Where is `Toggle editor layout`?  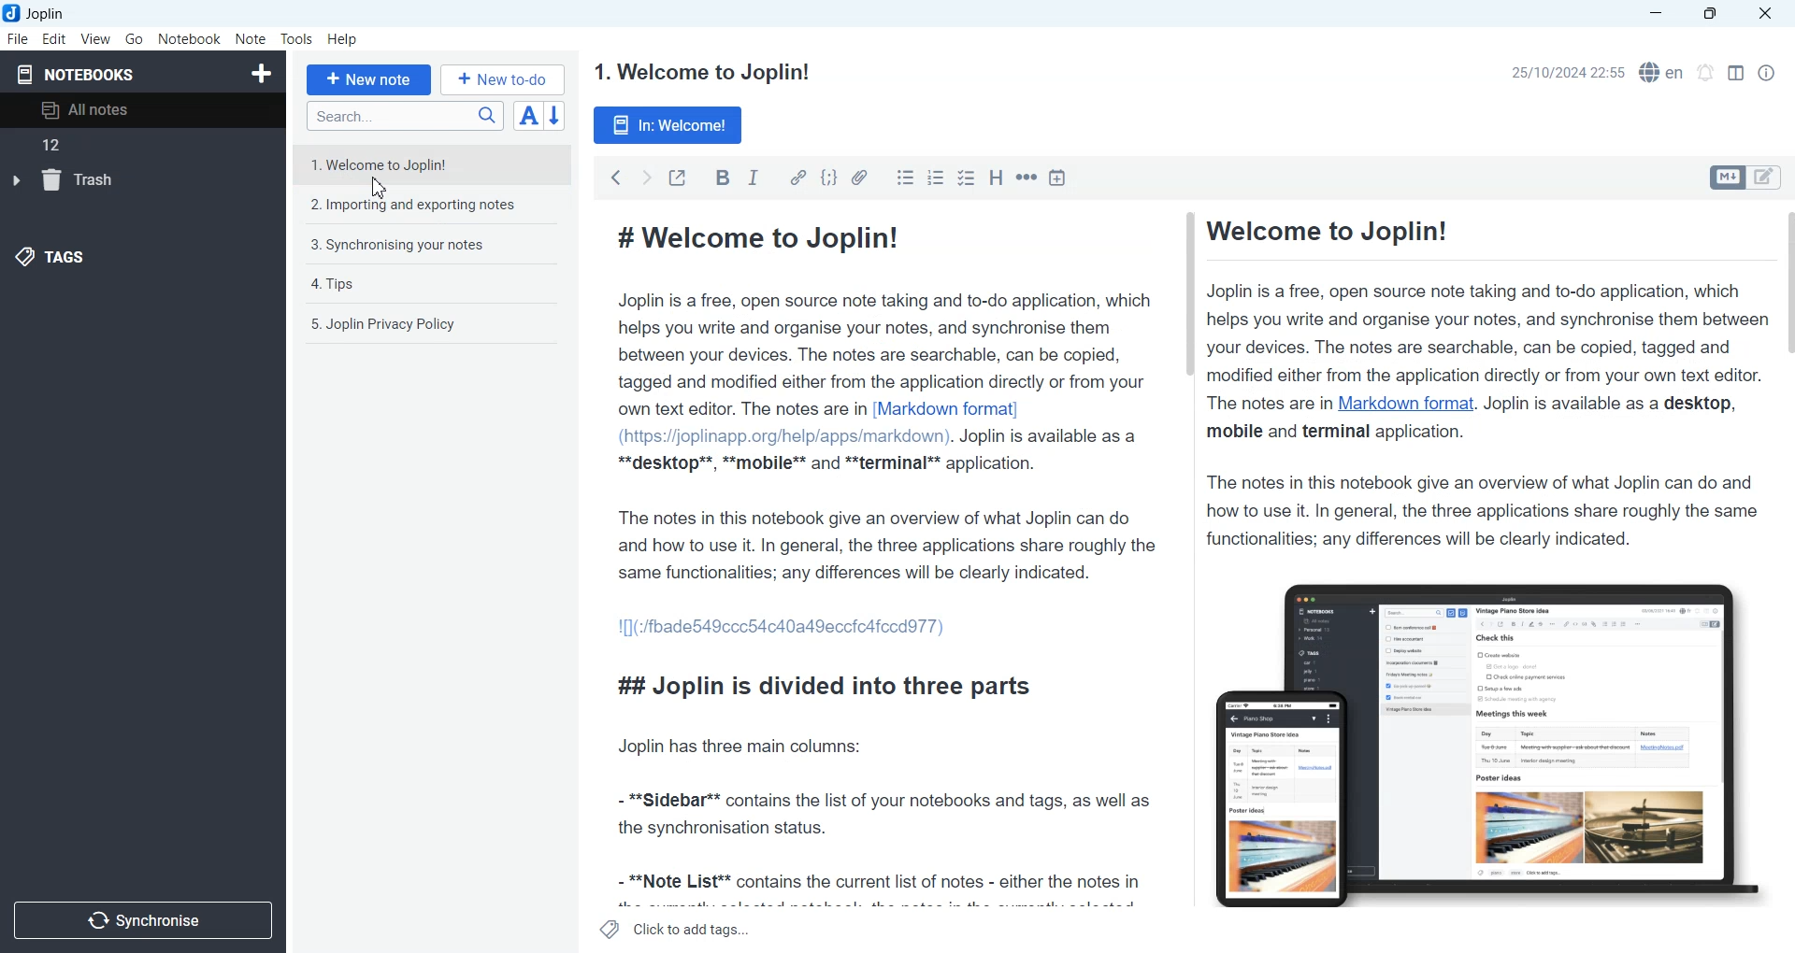
Toggle editor layout is located at coordinates (1735, 73).